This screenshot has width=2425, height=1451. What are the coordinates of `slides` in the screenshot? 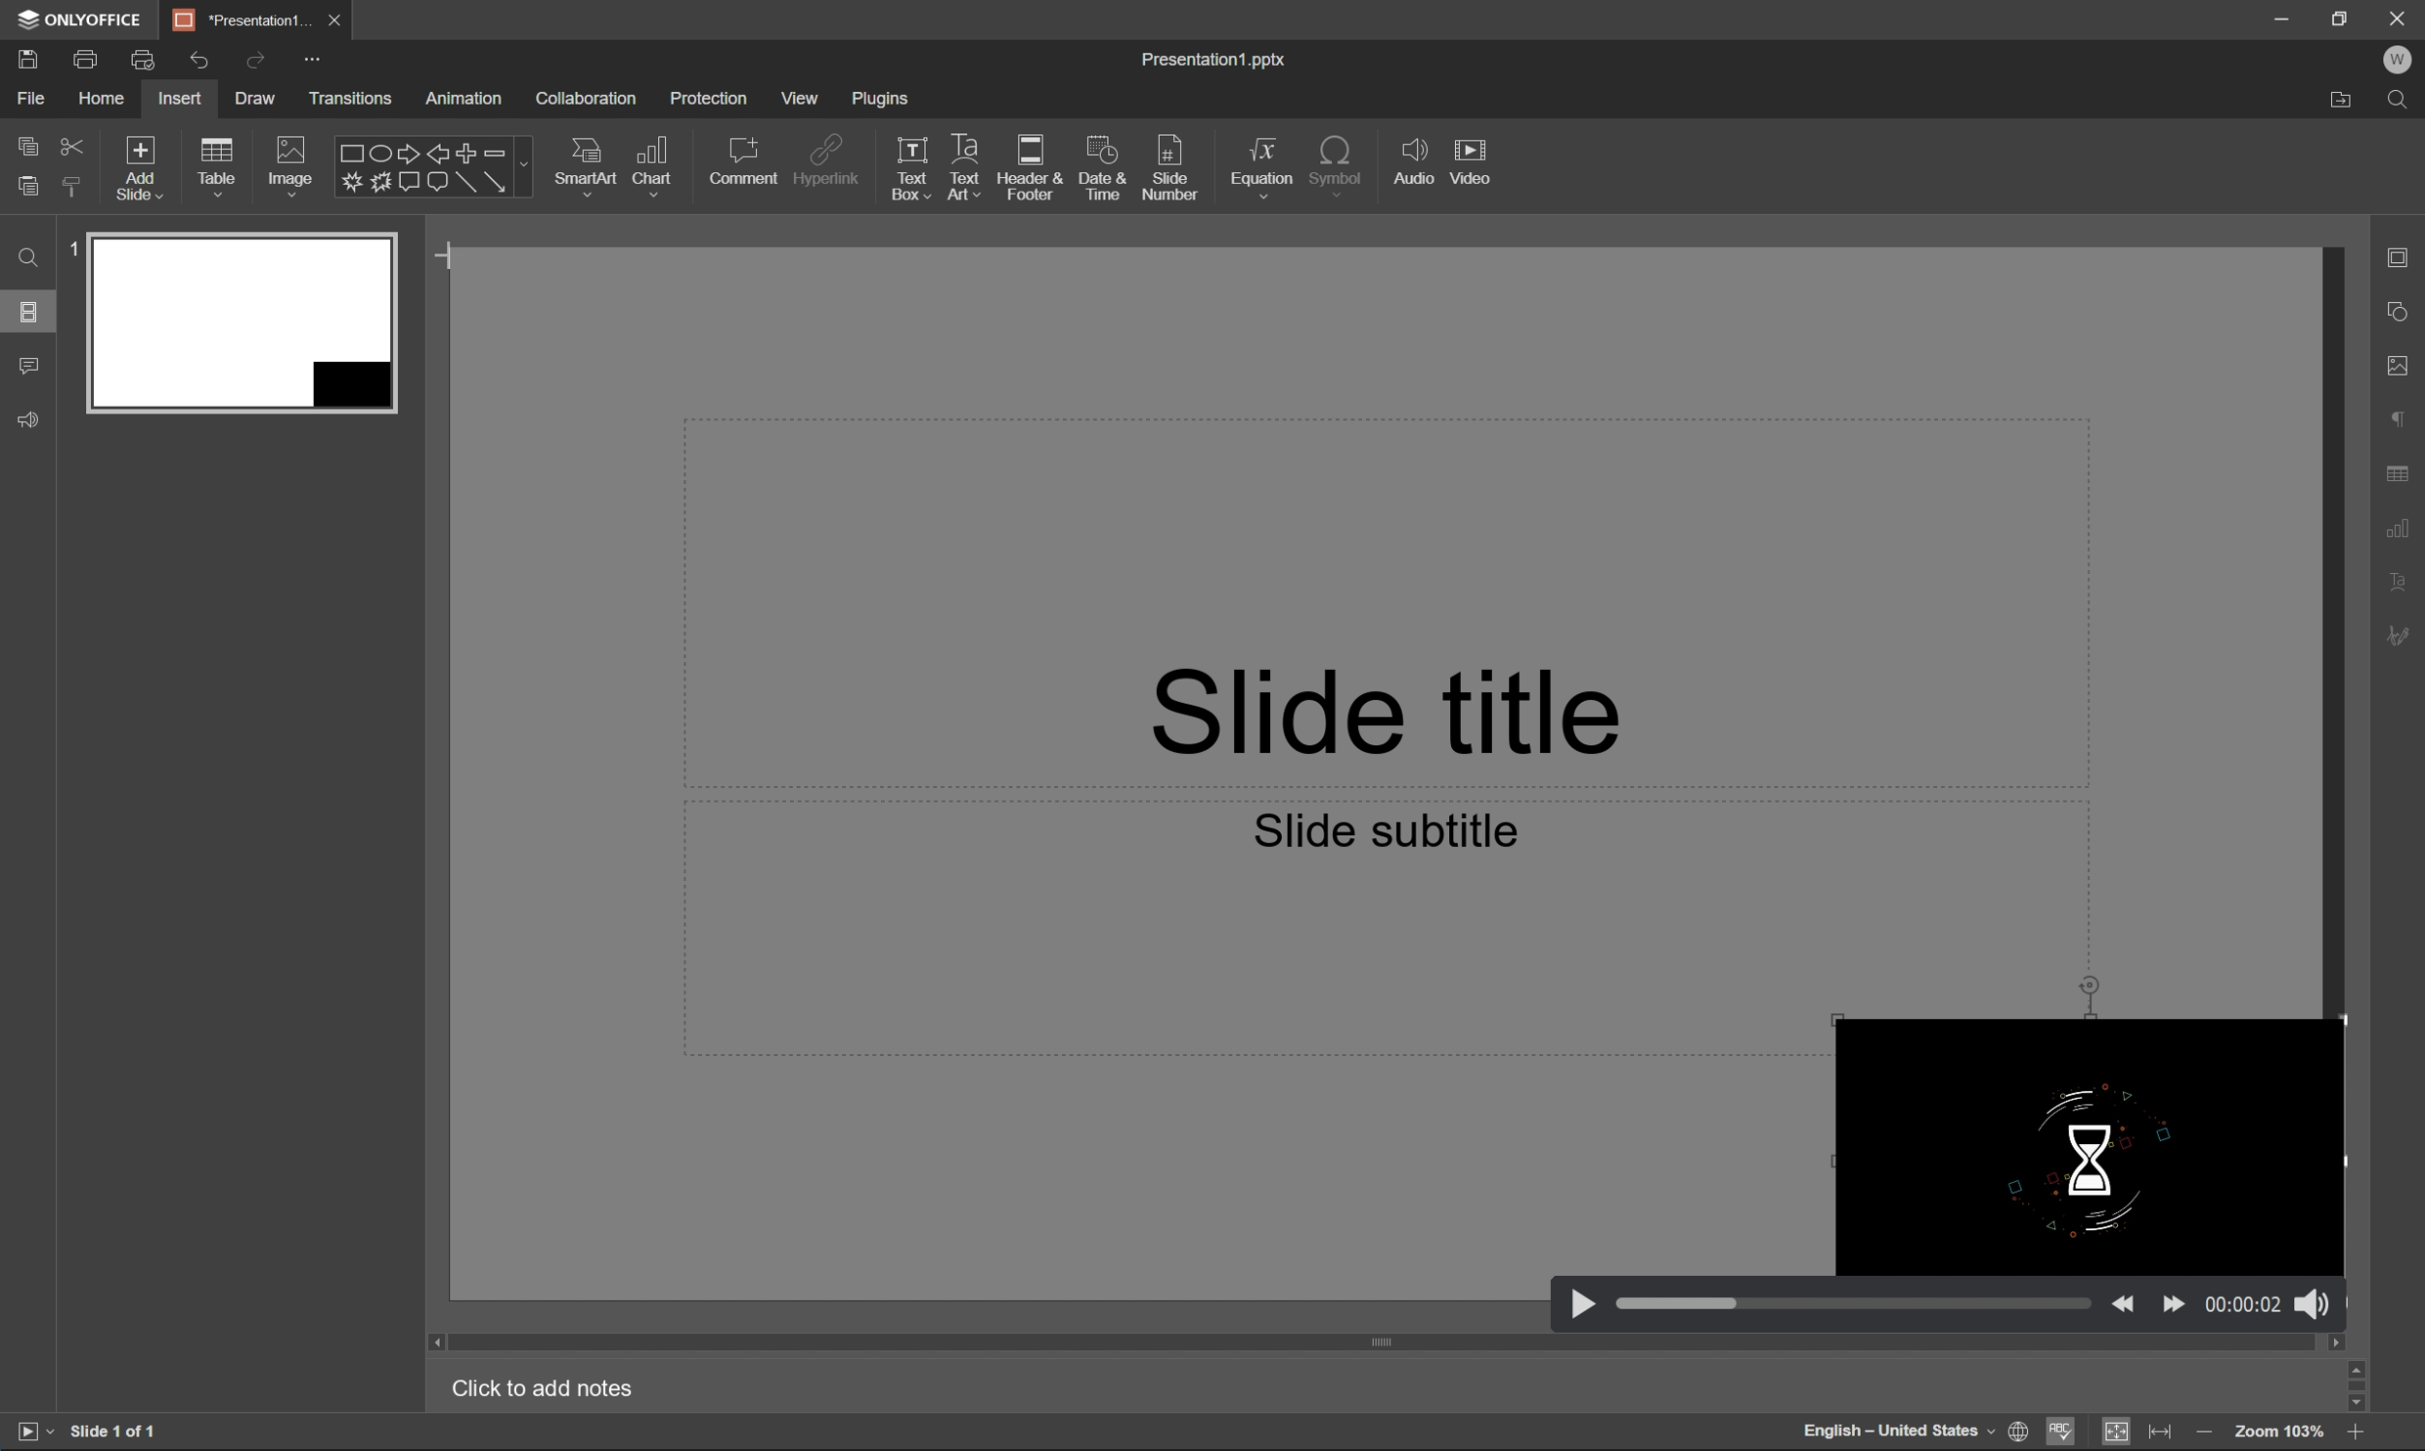 It's located at (29, 314).